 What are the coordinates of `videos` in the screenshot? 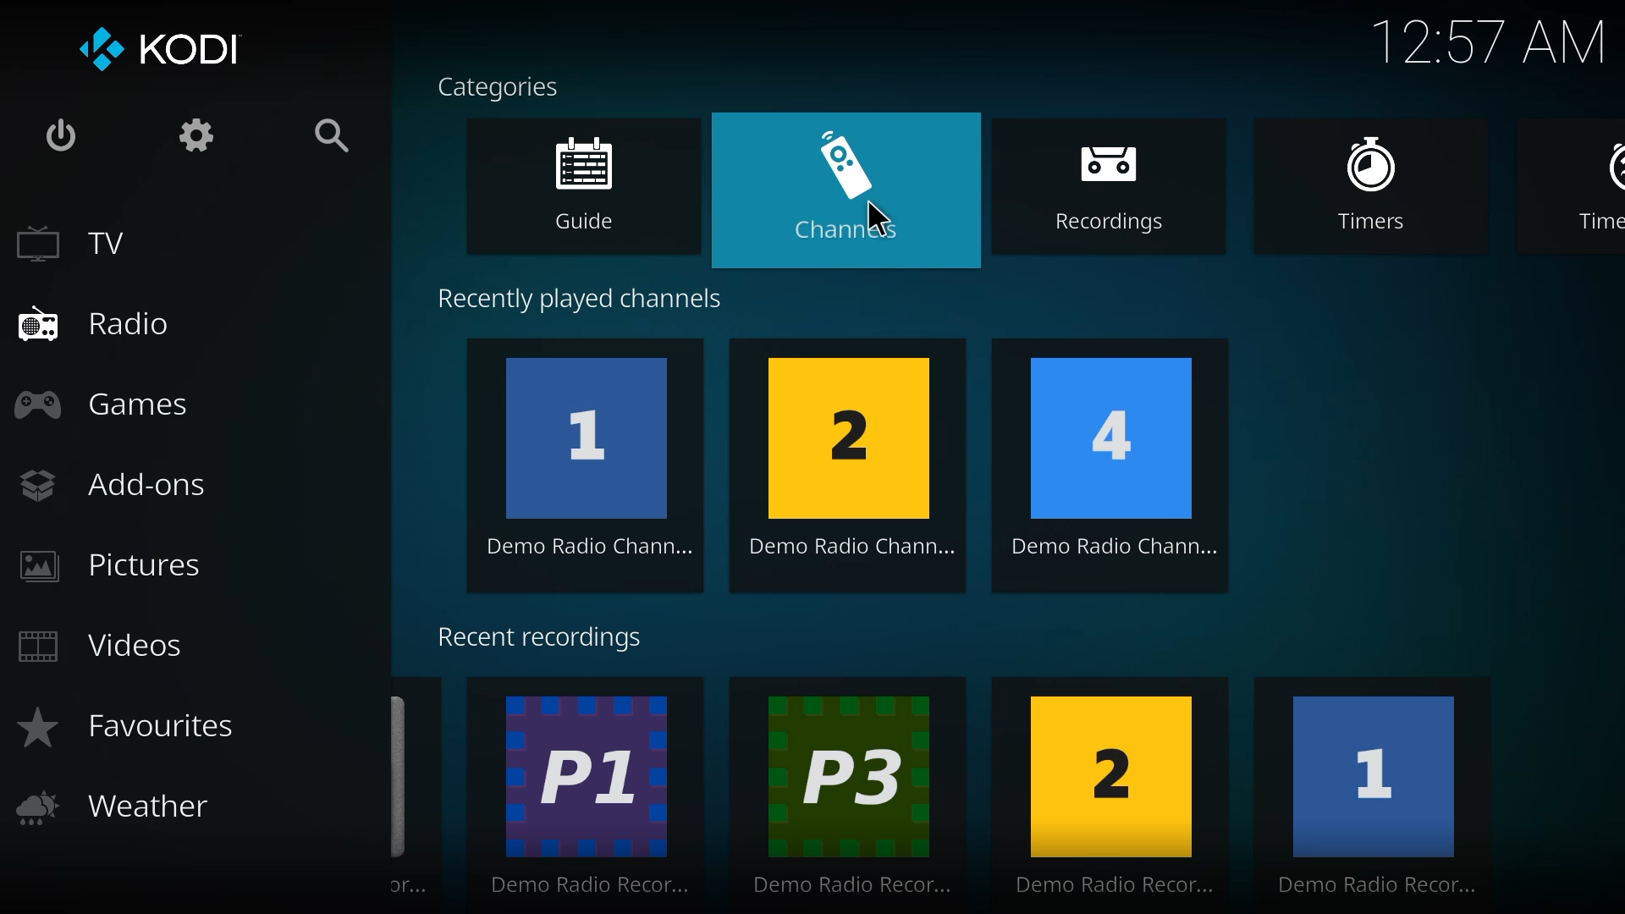 It's located at (102, 648).